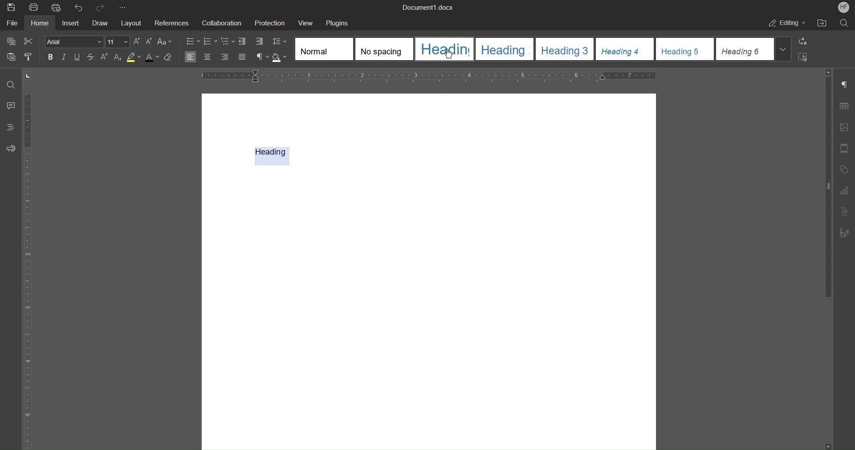  What do you see at coordinates (385, 49) in the screenshot?
I see `No spacing` at bounding box center [385, 49].